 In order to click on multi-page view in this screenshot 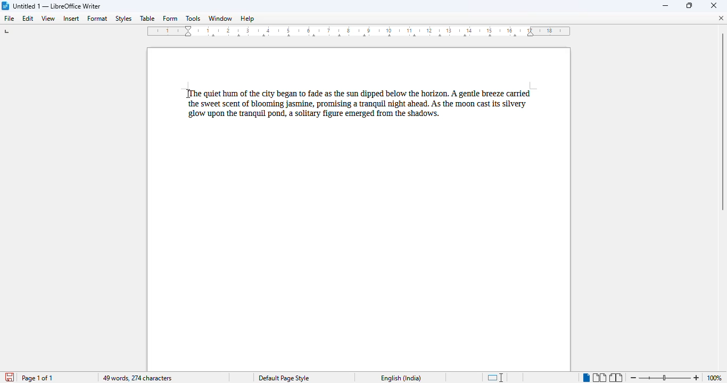, I will do `click(599, 378)`.